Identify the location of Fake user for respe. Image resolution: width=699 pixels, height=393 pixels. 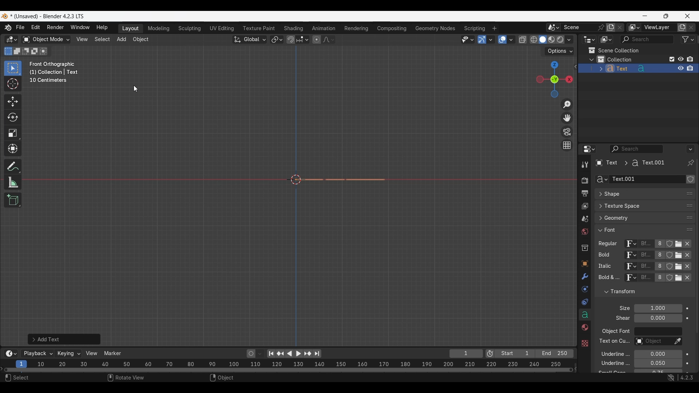
(670, 261).